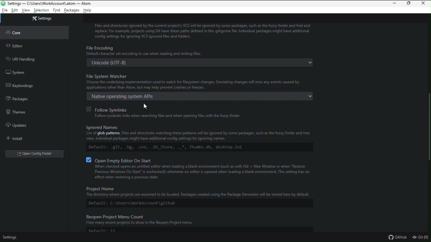 The height and width of the screenshot is (242, 431). What do you see at coordinates (41, 11) in the screenshot?
I see `Selection` at bounding box center [41, 11].